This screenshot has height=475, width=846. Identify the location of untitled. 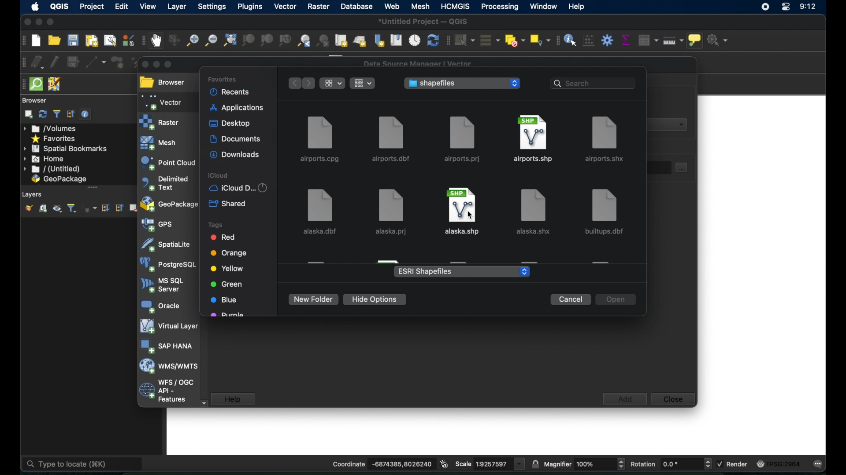
(52, 169).